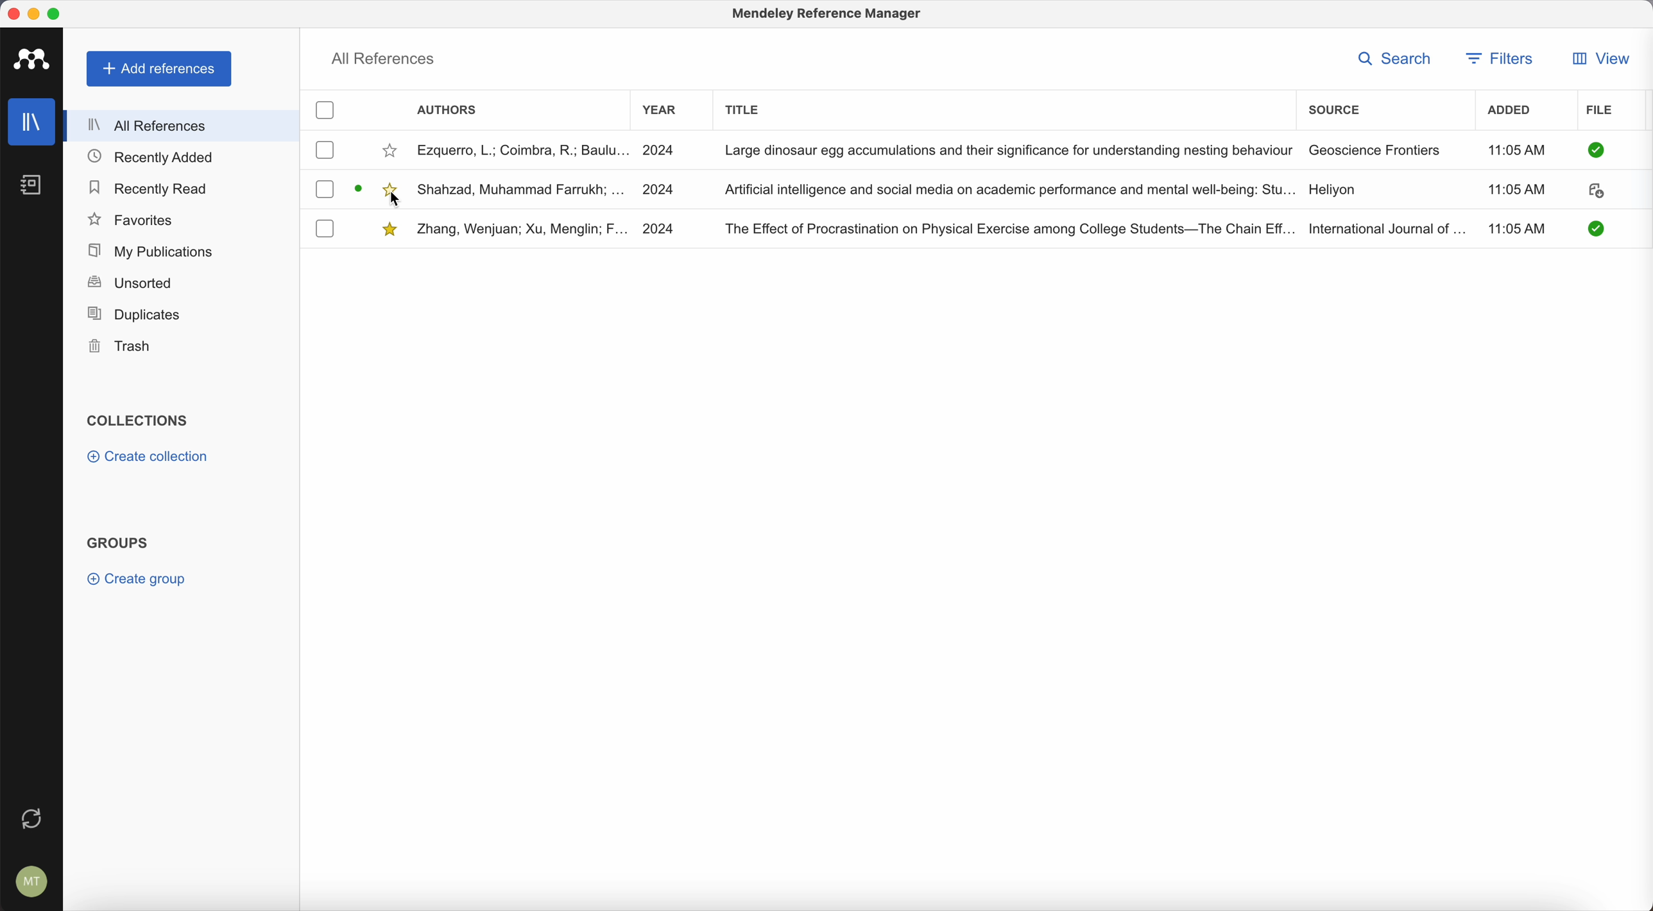  Describe the element at coordinates (34, 13) in the screenshot. I see `minimize program` at that location.